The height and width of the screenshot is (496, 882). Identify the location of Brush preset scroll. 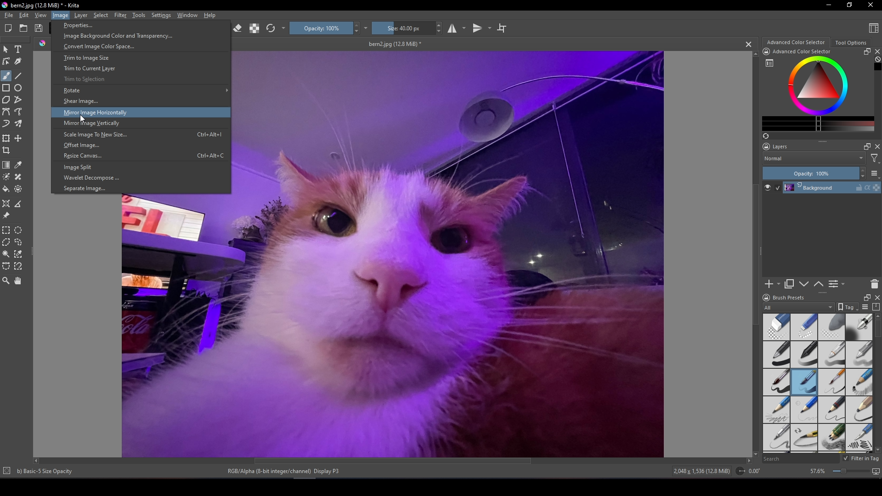
(878, 383).